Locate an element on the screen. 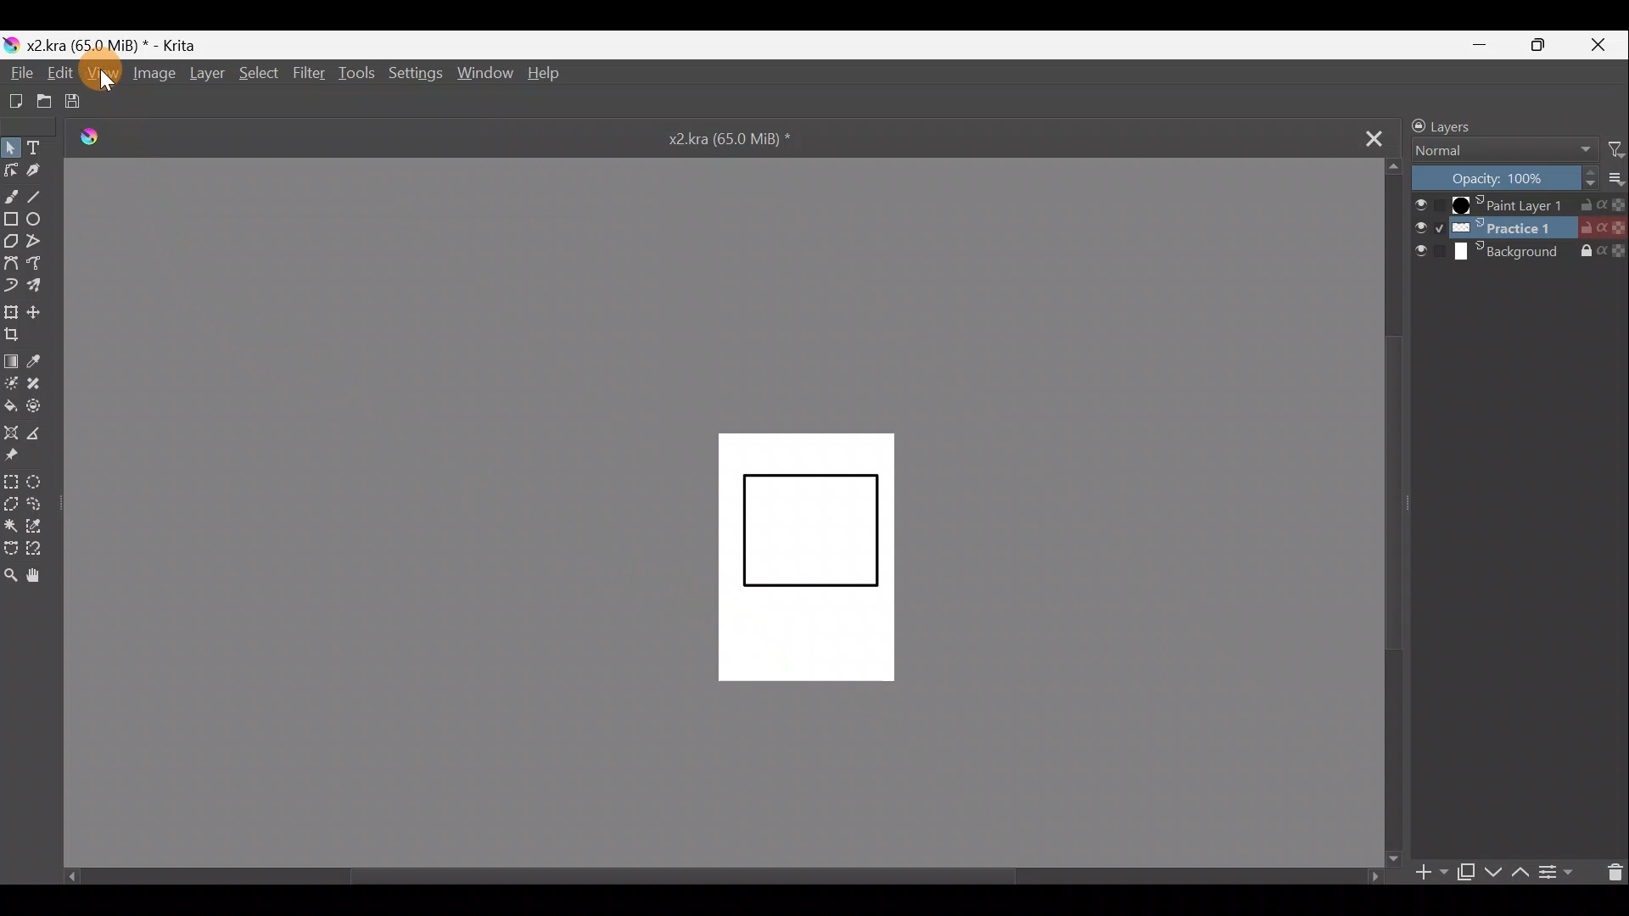 The image size is (1629, 916). Bezier curve selection tool is located at coordinates (14, 549).